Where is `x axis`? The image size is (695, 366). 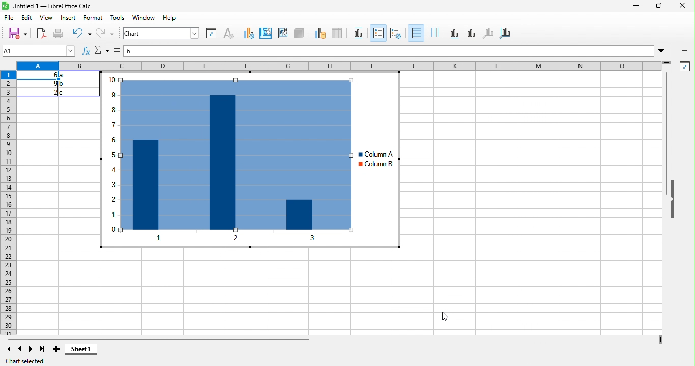
x axis is located at coordinates (453, 33).